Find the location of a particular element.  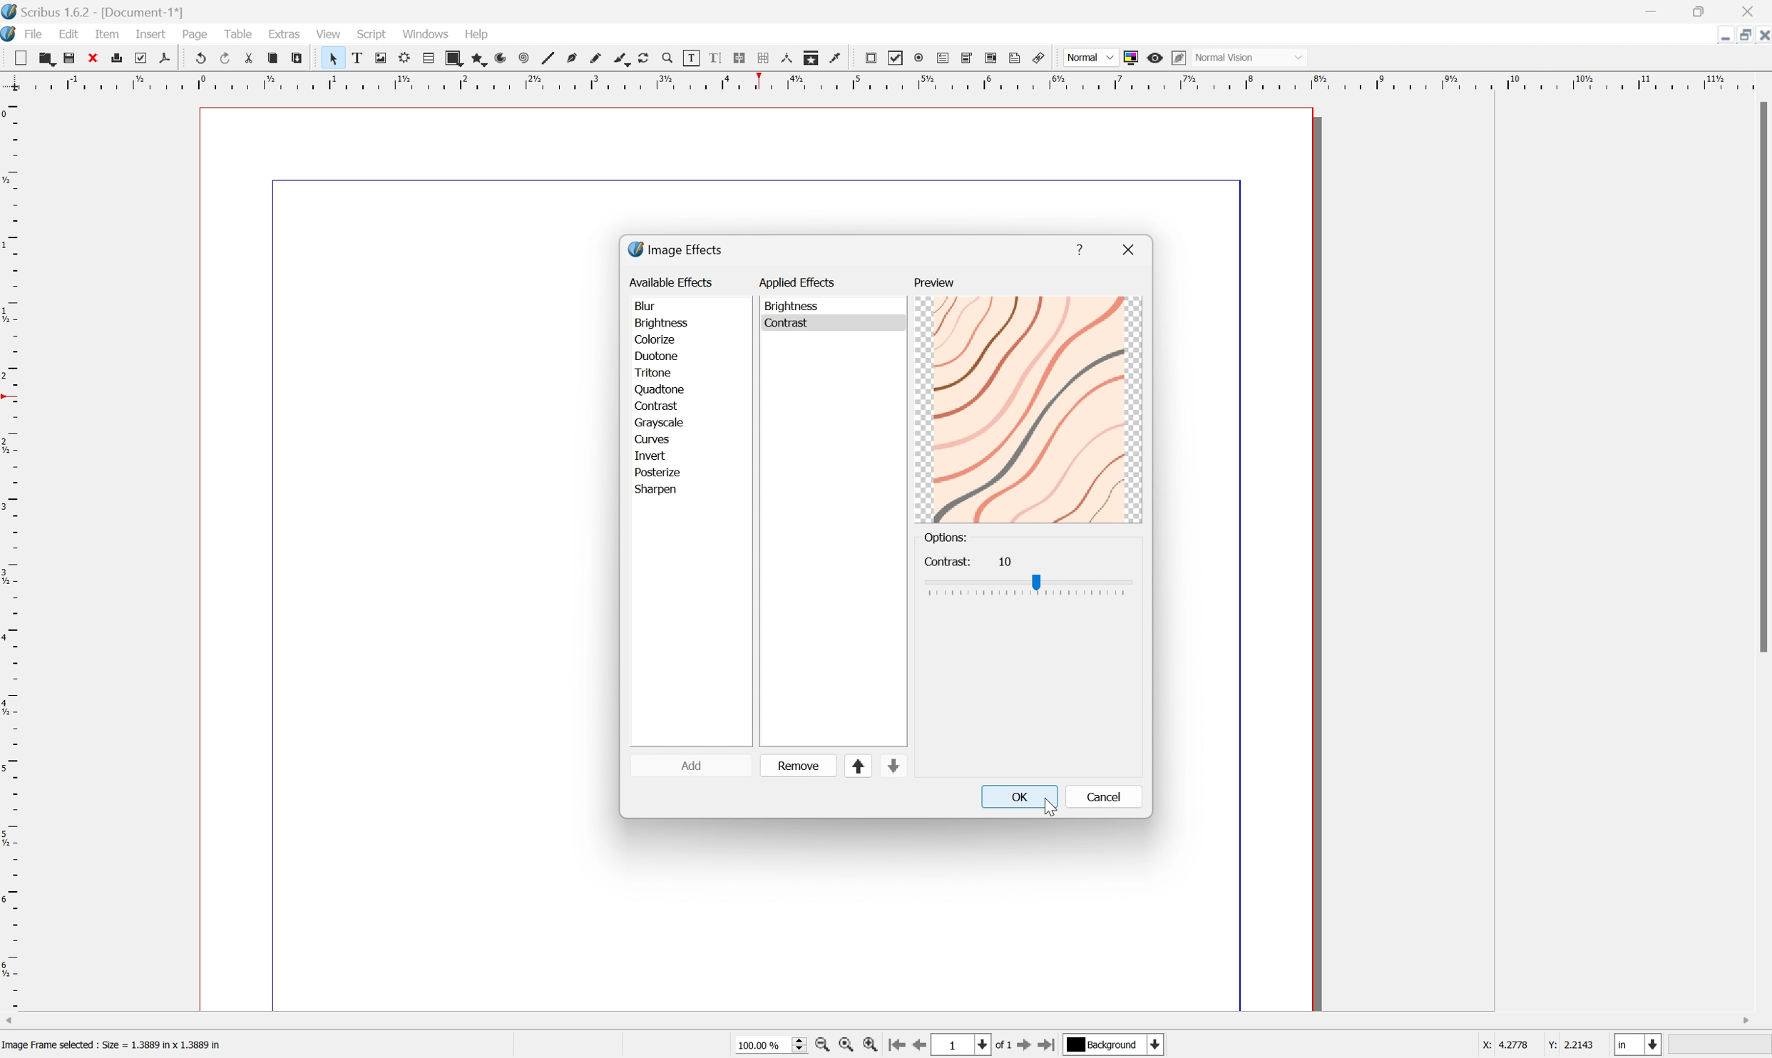

image effects is located at coordinates (677, 249).